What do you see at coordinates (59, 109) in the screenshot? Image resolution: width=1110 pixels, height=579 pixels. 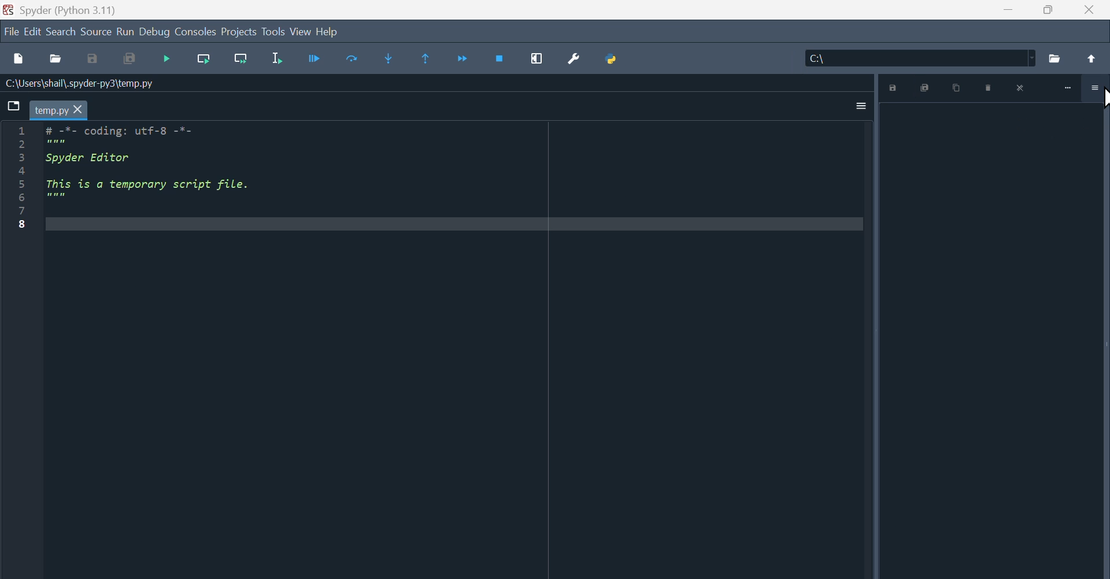 I see `current file tab` at bounding box center [59, 109].